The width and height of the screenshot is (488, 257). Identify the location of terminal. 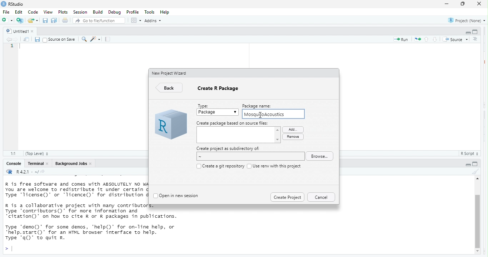
(36, 164).